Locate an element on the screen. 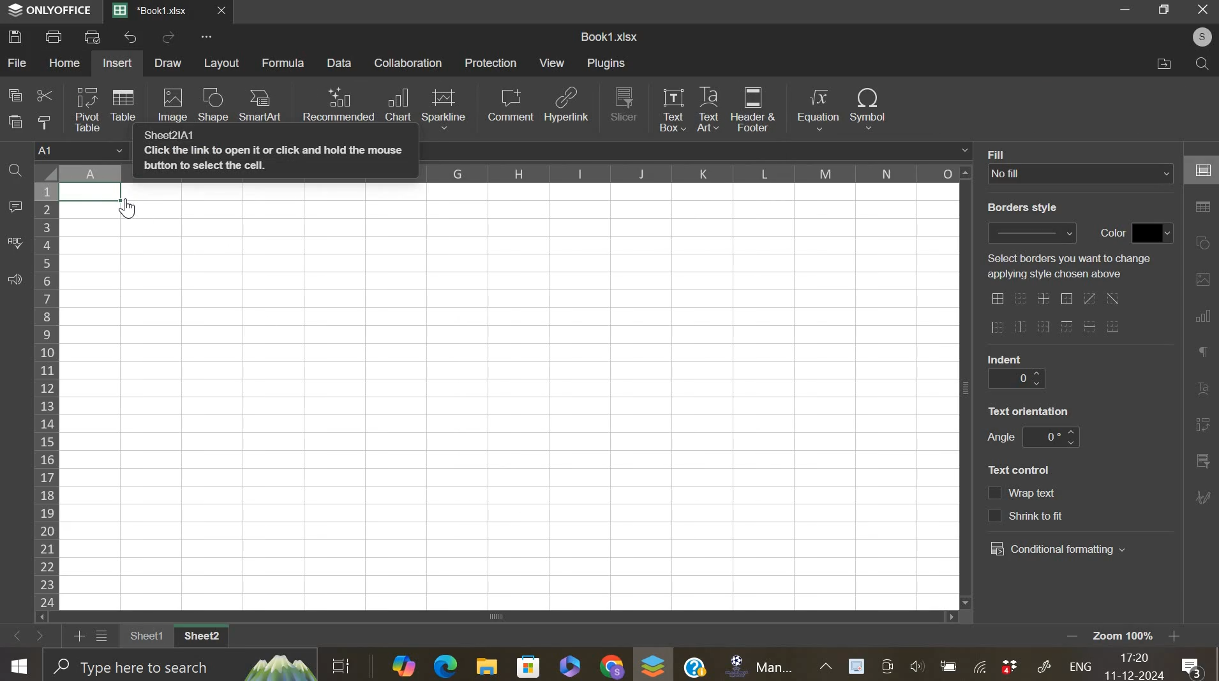 This screenshot has width=1219, height=681. conditional formatting is located at coordinates (1058, 550).